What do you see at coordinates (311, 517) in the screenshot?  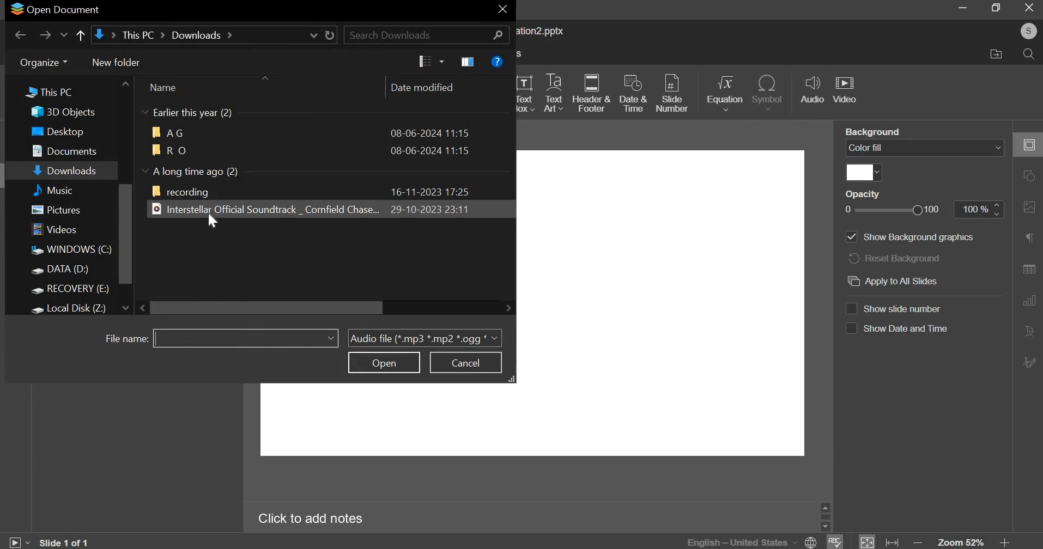 I see `click here to add notes` at bounding box center [311, 517].